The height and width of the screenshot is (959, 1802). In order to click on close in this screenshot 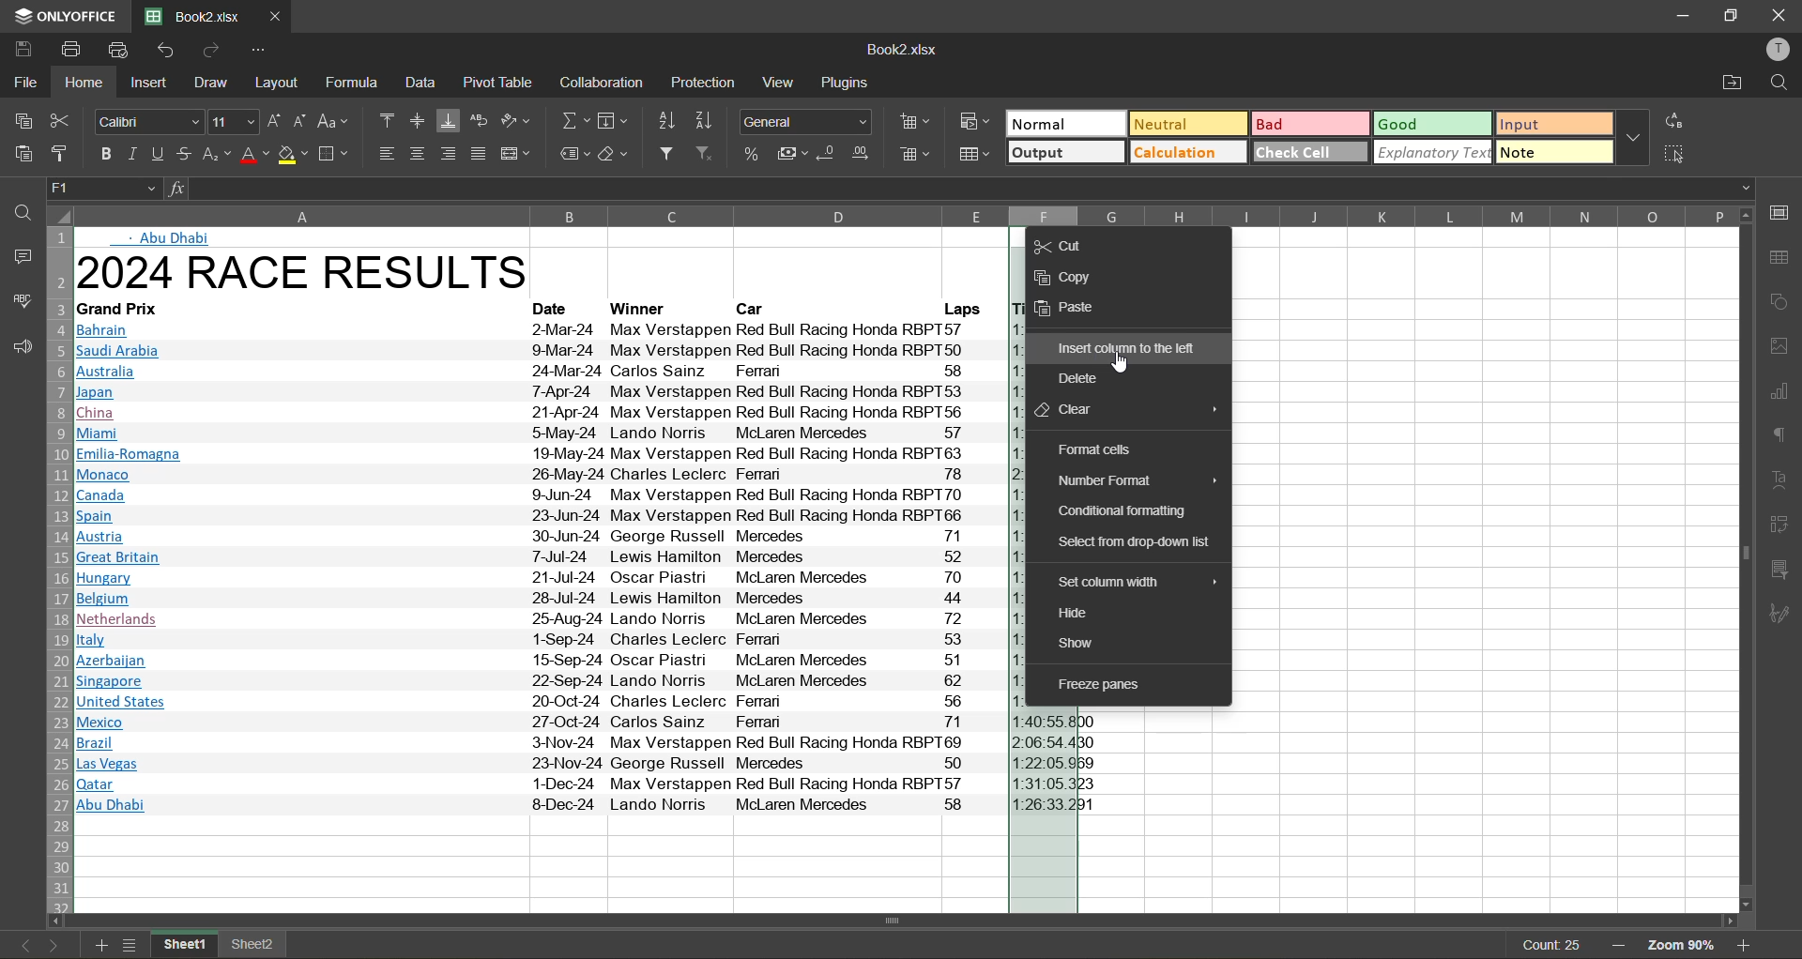, I will do `click(1779, 14)`.